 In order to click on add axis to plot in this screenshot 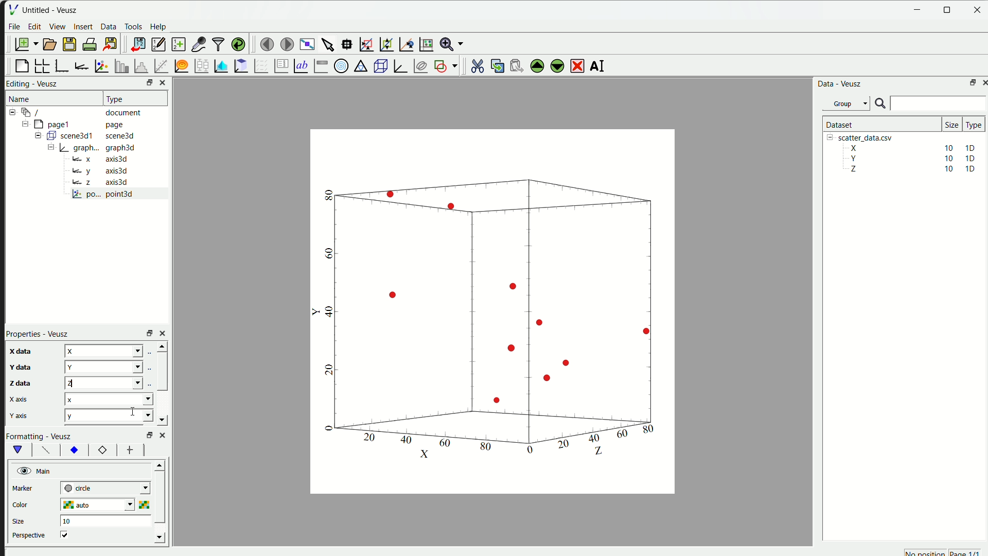, I will do `click(80, 65)`.